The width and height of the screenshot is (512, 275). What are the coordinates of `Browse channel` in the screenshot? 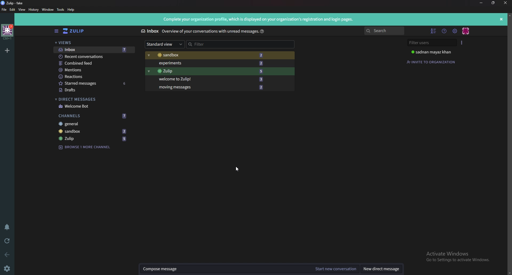 It's located at (87, 147).